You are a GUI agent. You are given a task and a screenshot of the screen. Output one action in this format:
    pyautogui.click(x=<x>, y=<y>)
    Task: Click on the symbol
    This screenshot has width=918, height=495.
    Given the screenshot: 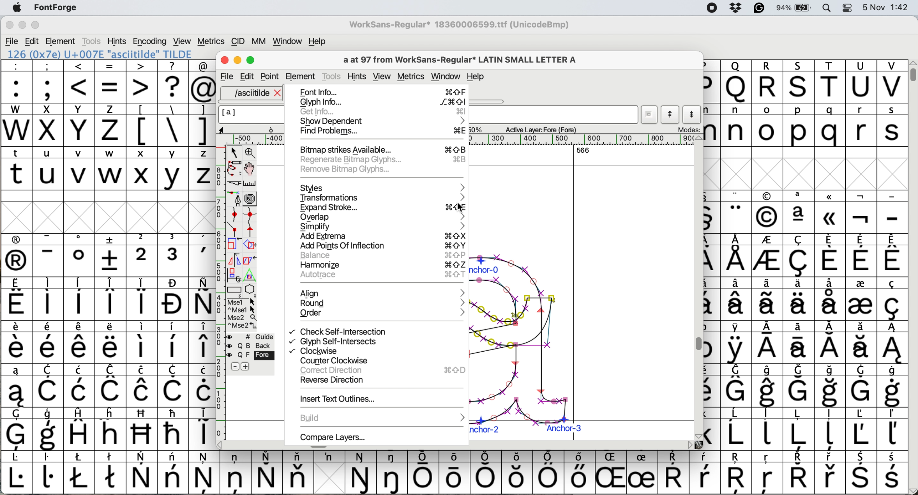 What is the action you would take?
    pyautogui.click(x=48, y=255)
    